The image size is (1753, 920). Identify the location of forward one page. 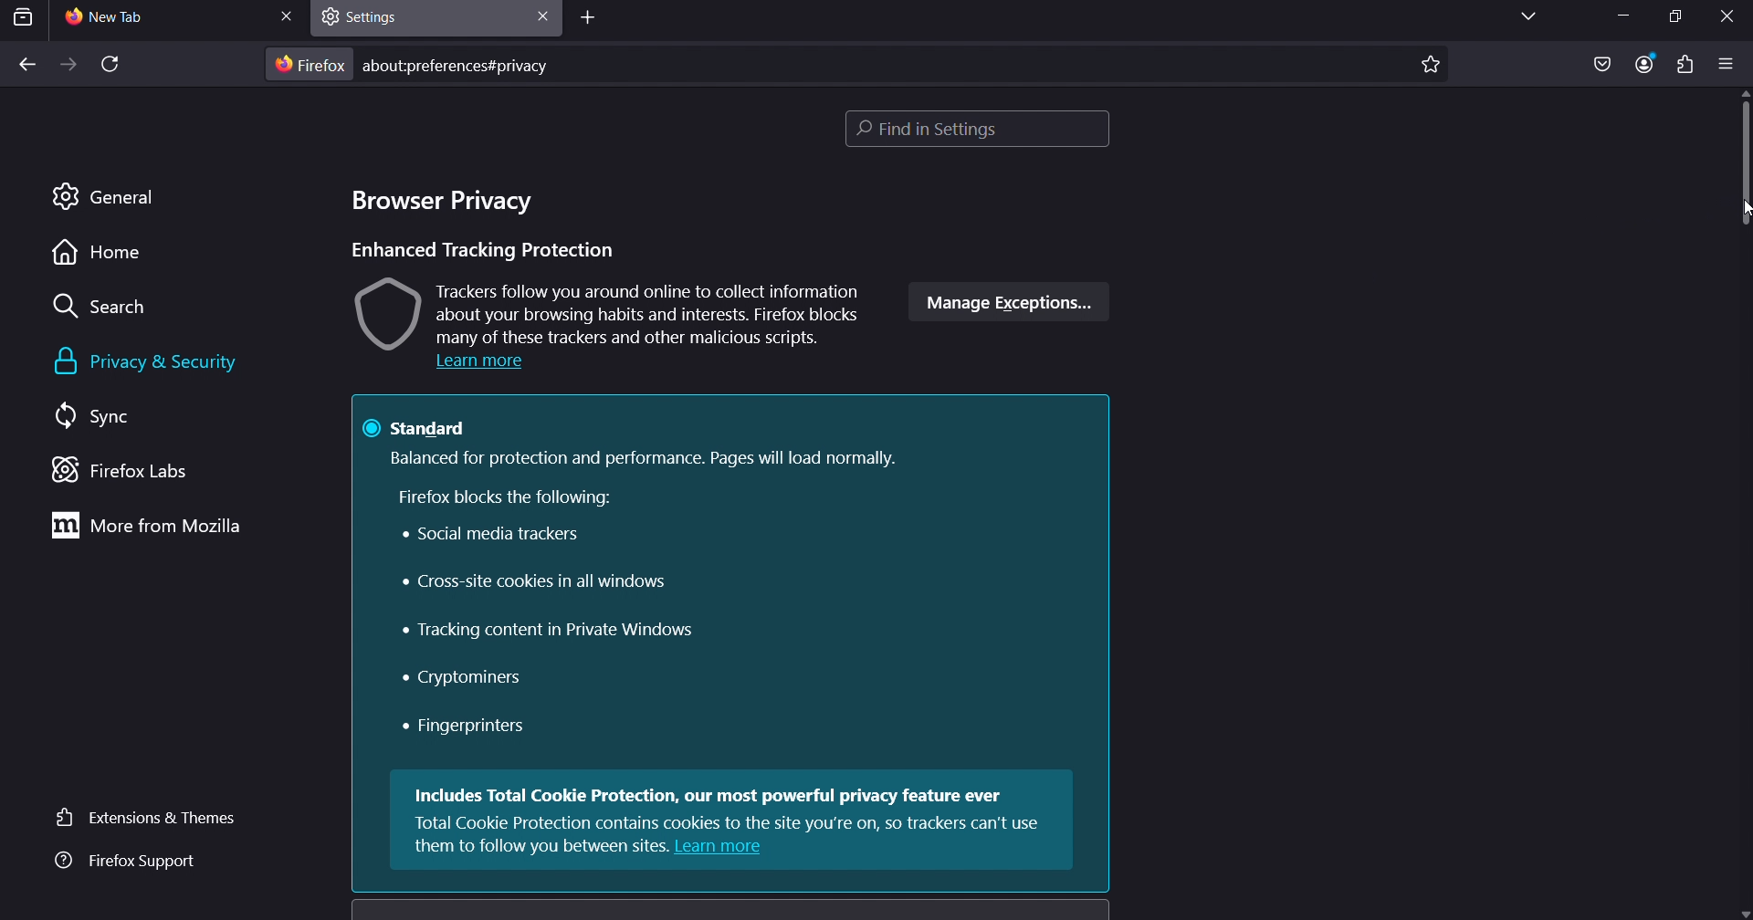
(67, 66).